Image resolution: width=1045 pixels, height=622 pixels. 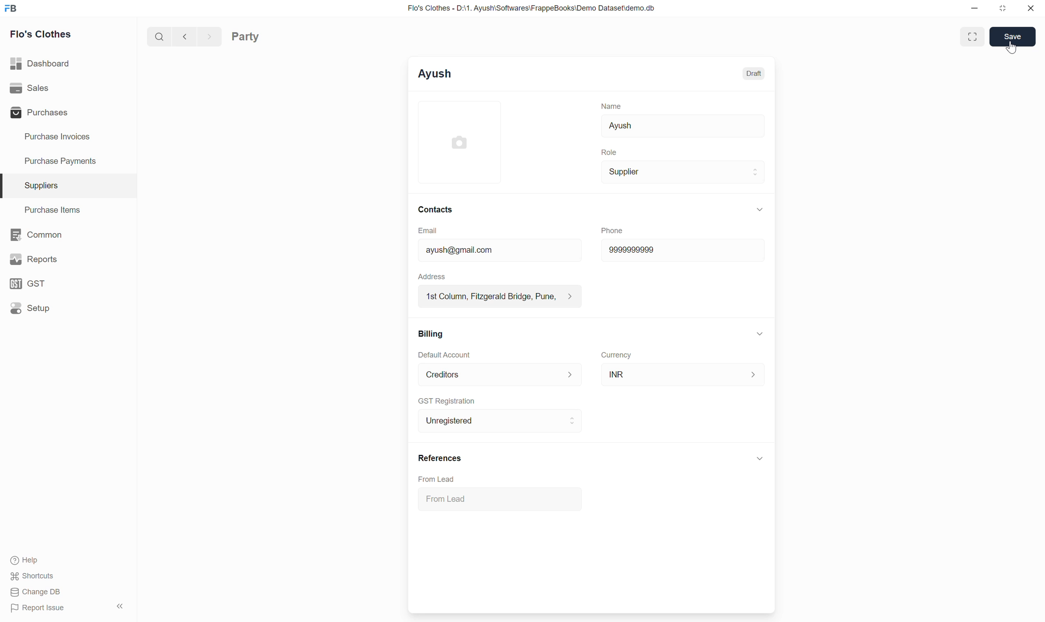 I want to click on Name, so click(x=611, y=106).